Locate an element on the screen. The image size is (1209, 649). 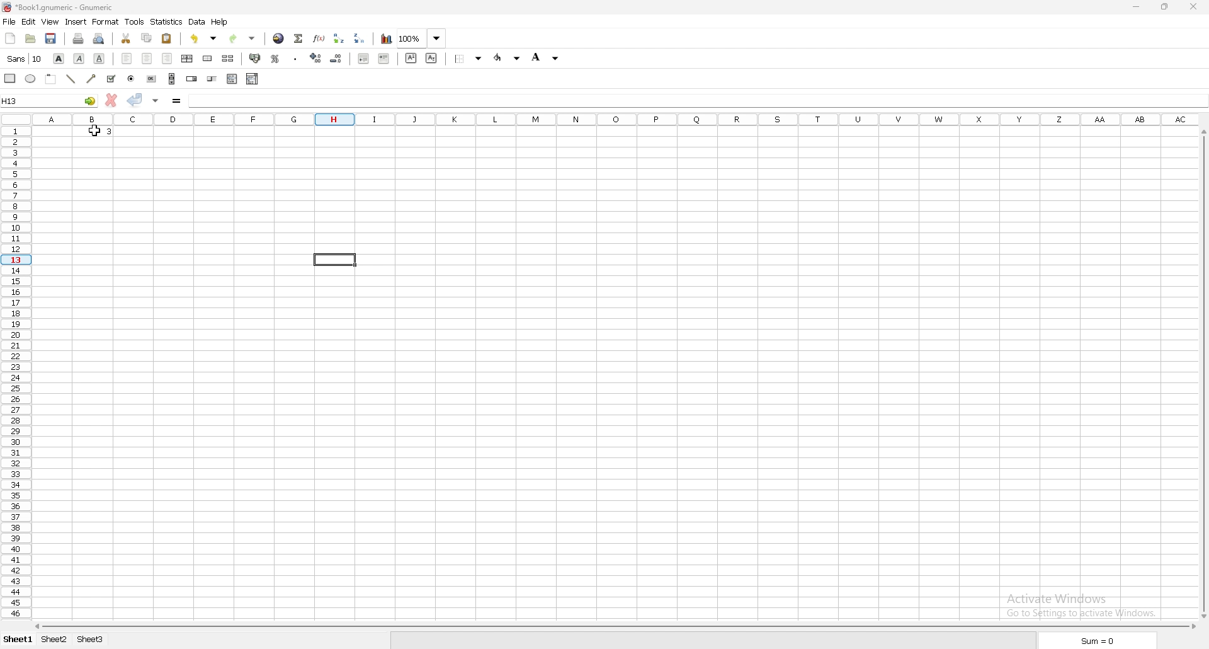
foreground is located at coordinates (508, 58).